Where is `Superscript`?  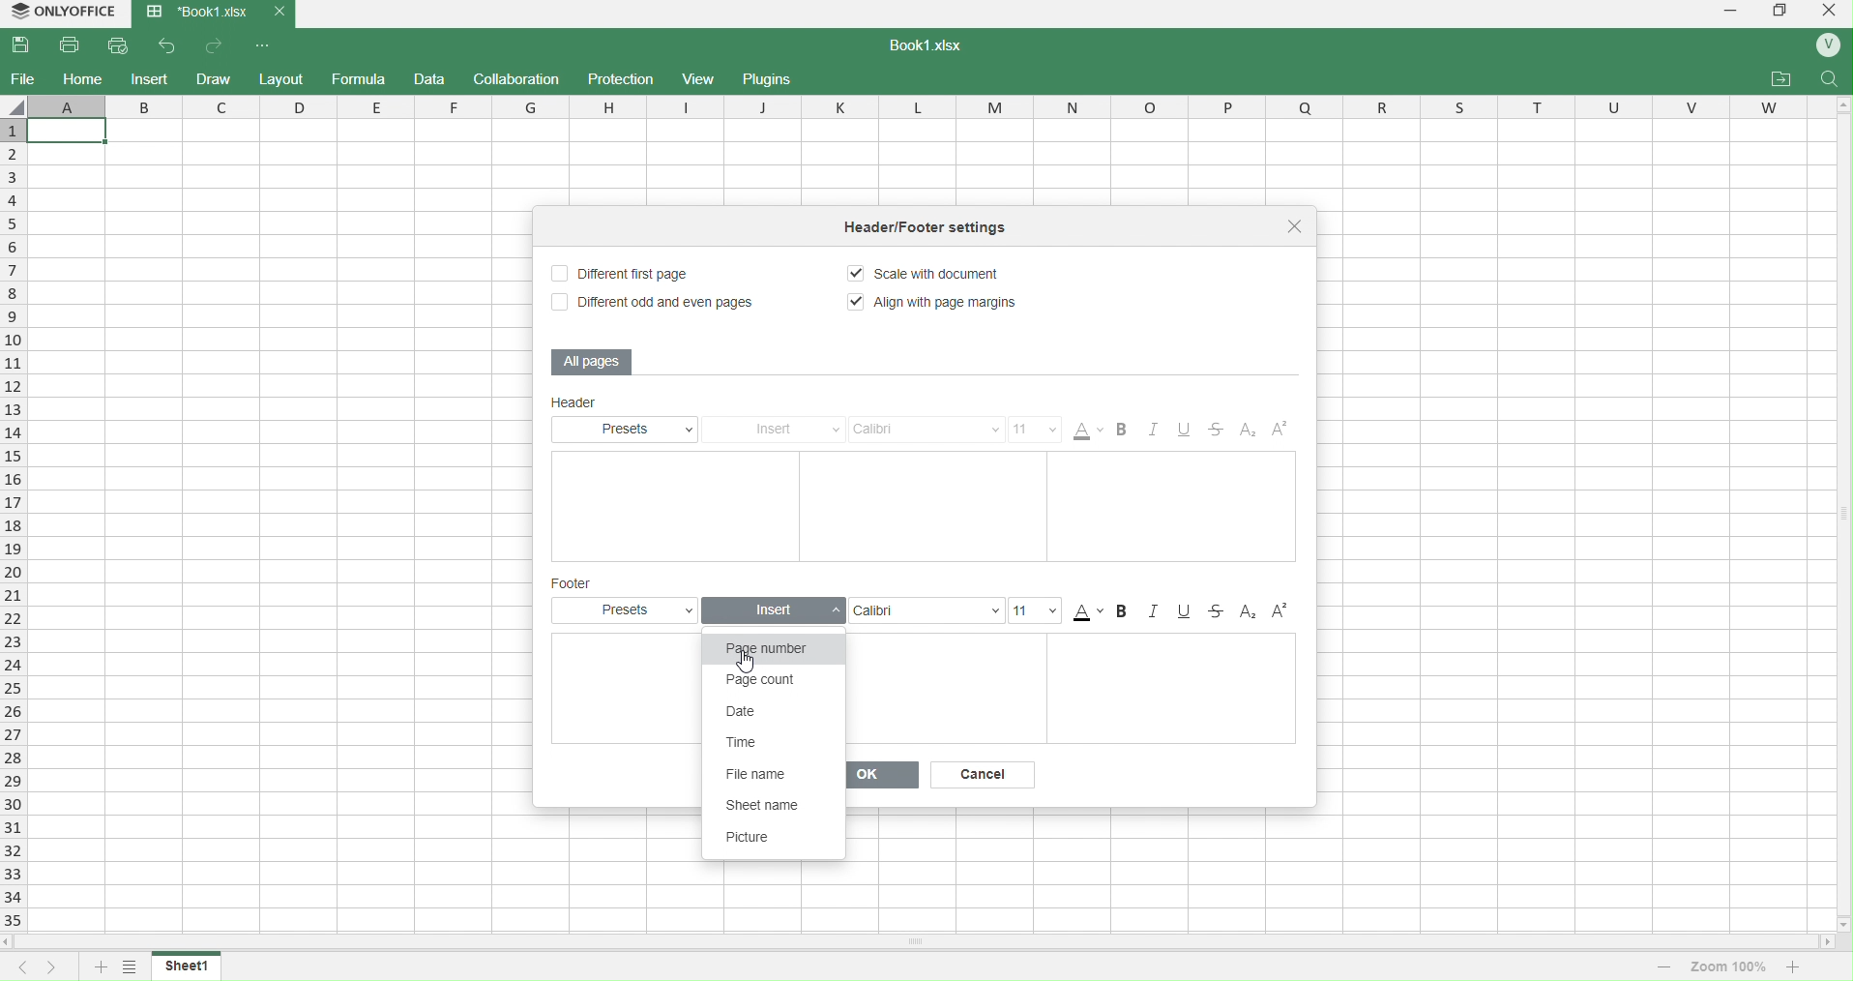
Superscript is located at coordinates (1280, 611).